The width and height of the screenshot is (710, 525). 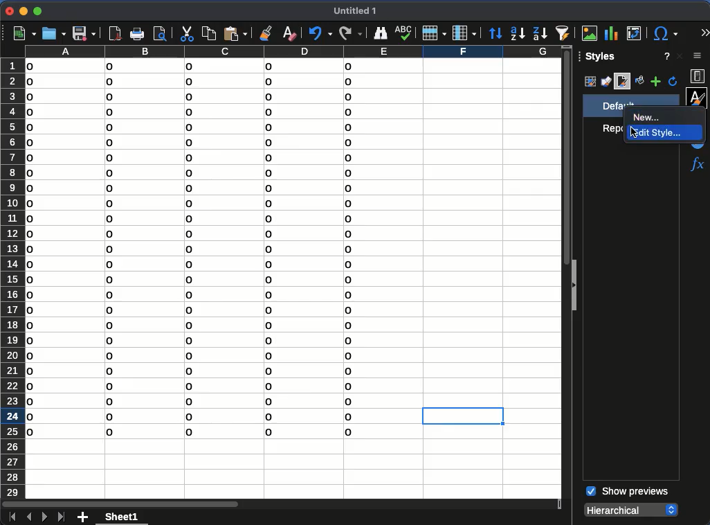 I want to click on report, so click(x=612, y=128).